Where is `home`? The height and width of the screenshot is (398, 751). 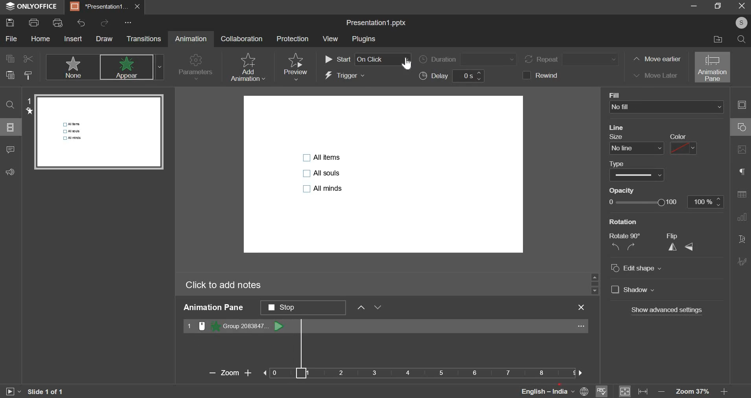
home is located at coordinates (40, 39).